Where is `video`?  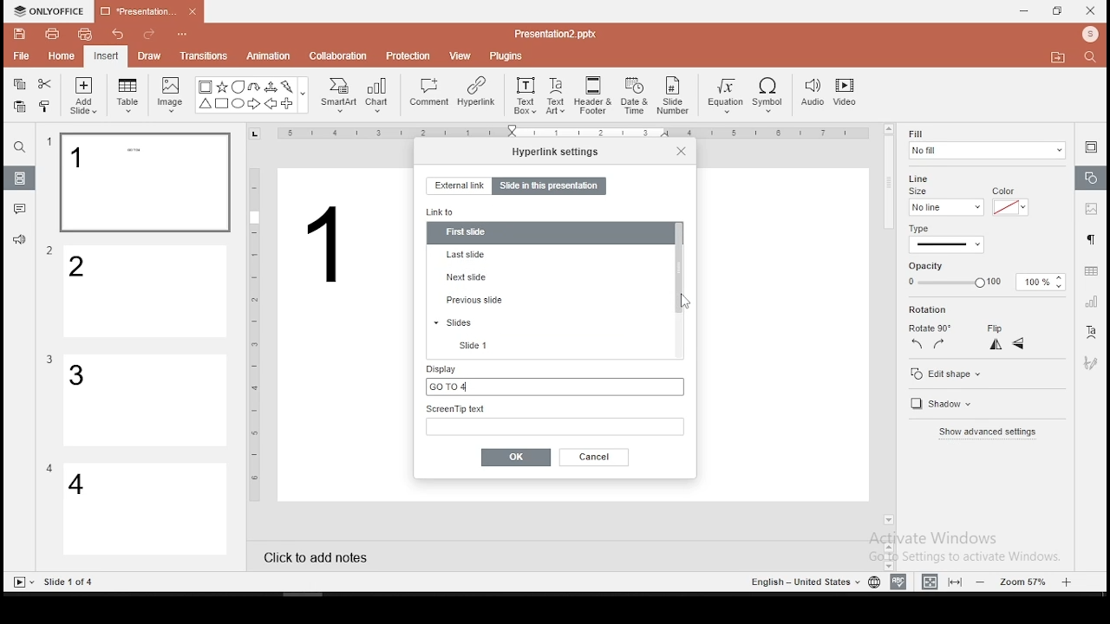 video is located at coordinates (845, 94).